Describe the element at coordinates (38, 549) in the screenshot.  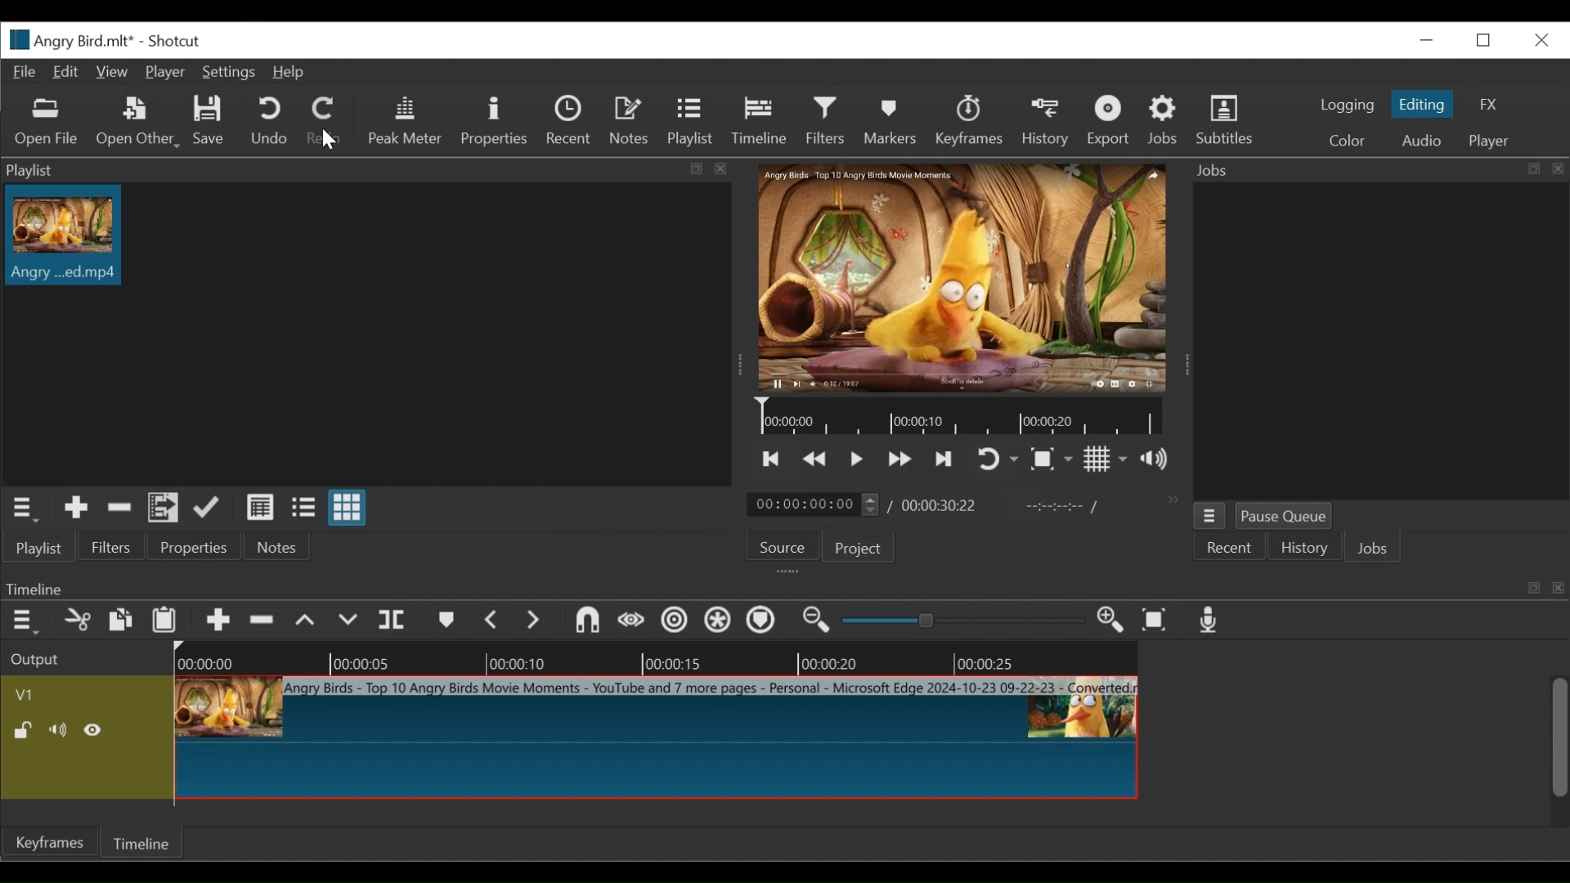
I see `Playlist` at that location.